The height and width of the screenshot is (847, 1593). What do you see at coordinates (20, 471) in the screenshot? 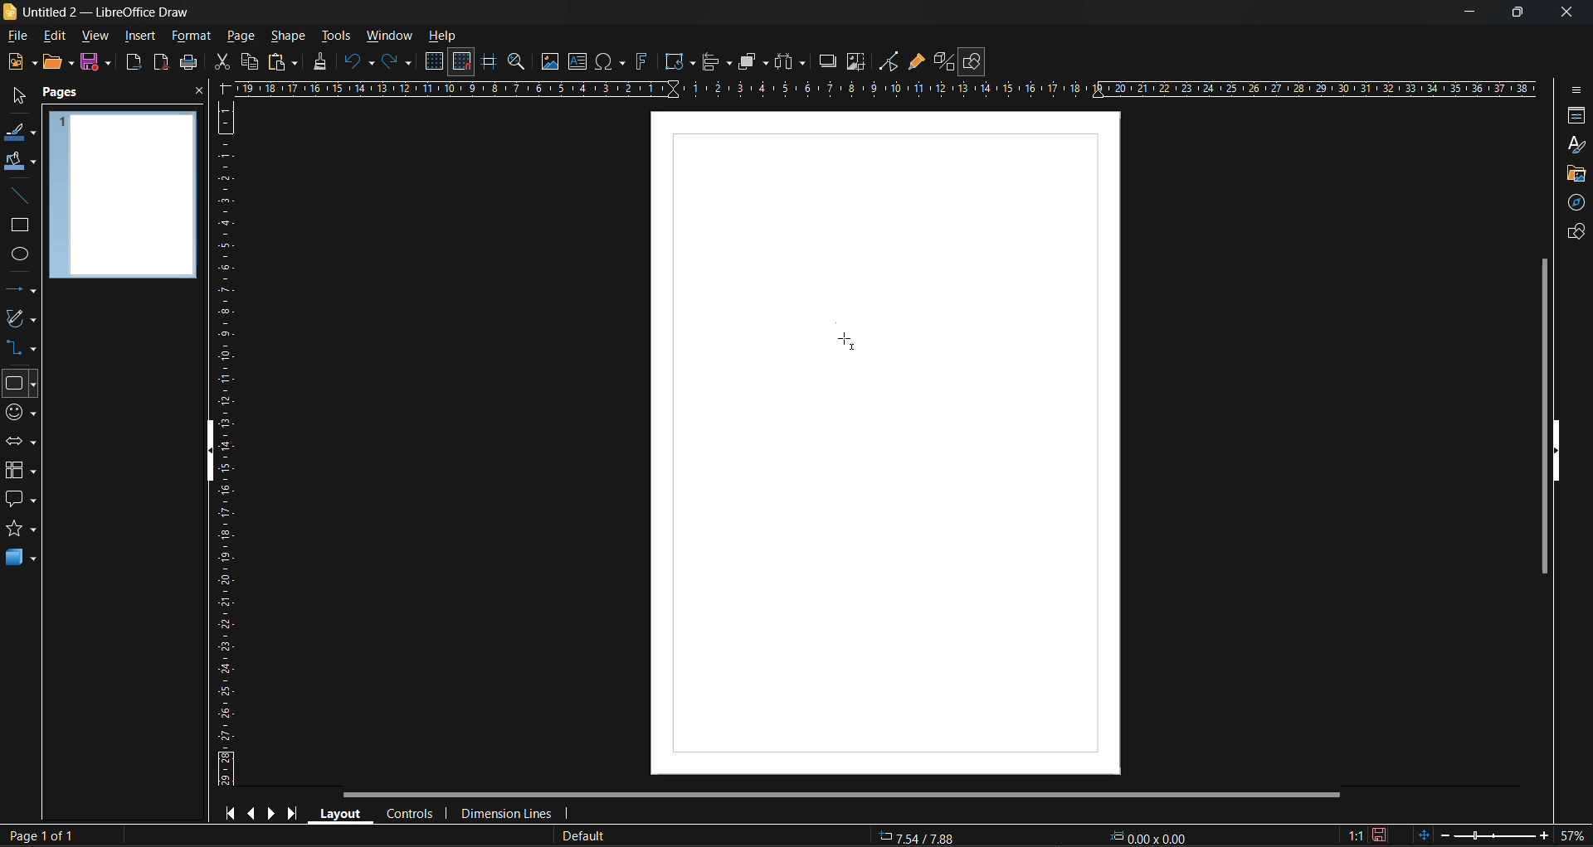
I see `flowchart` at bounding box center [20, 471].